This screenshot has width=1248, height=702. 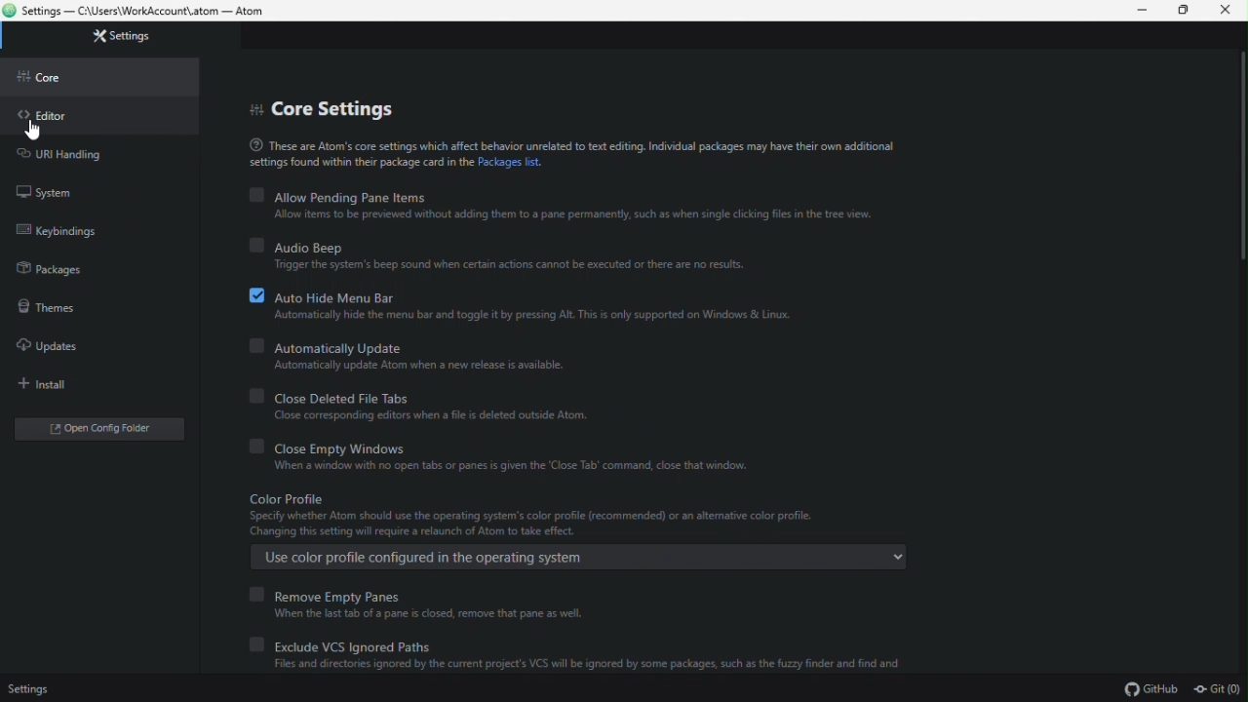 I want to click on Auto hide menu bar, so click(x=532, y=295).